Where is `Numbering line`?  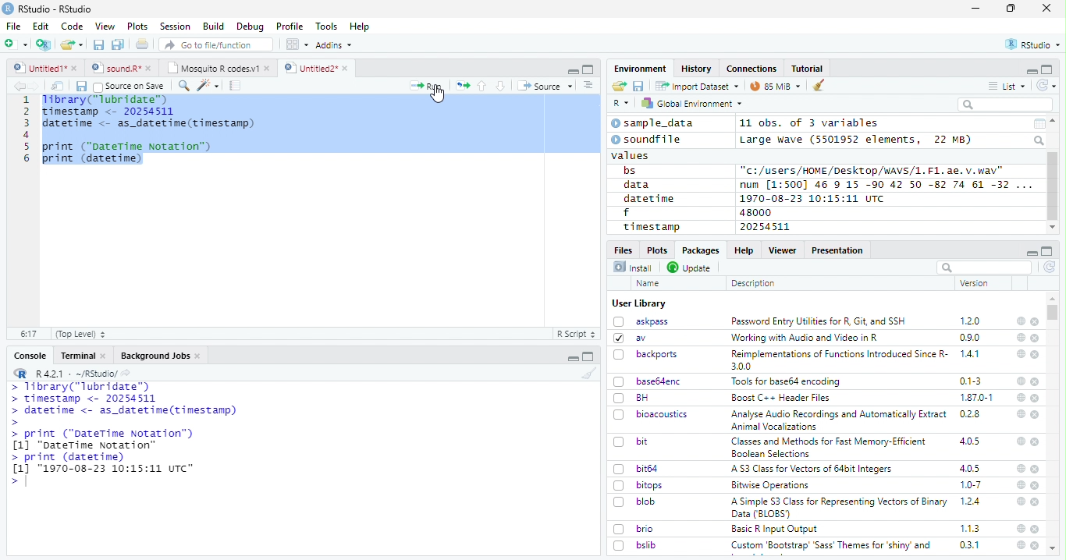 Numbering line is located at coordinates (25, 130).